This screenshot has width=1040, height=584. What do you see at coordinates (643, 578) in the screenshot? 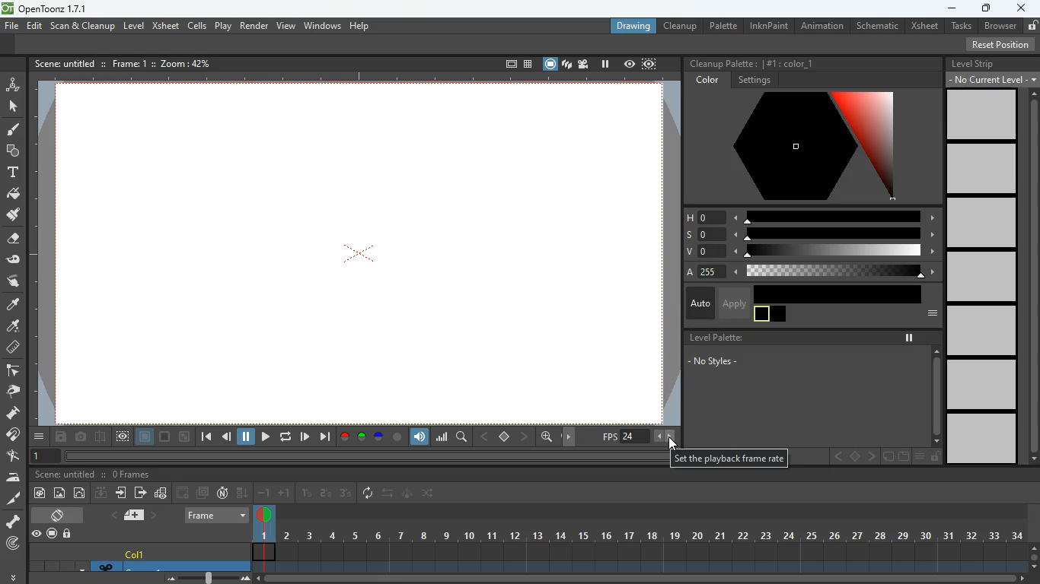
I see `scroll bar` at bounding box center [643, 578].